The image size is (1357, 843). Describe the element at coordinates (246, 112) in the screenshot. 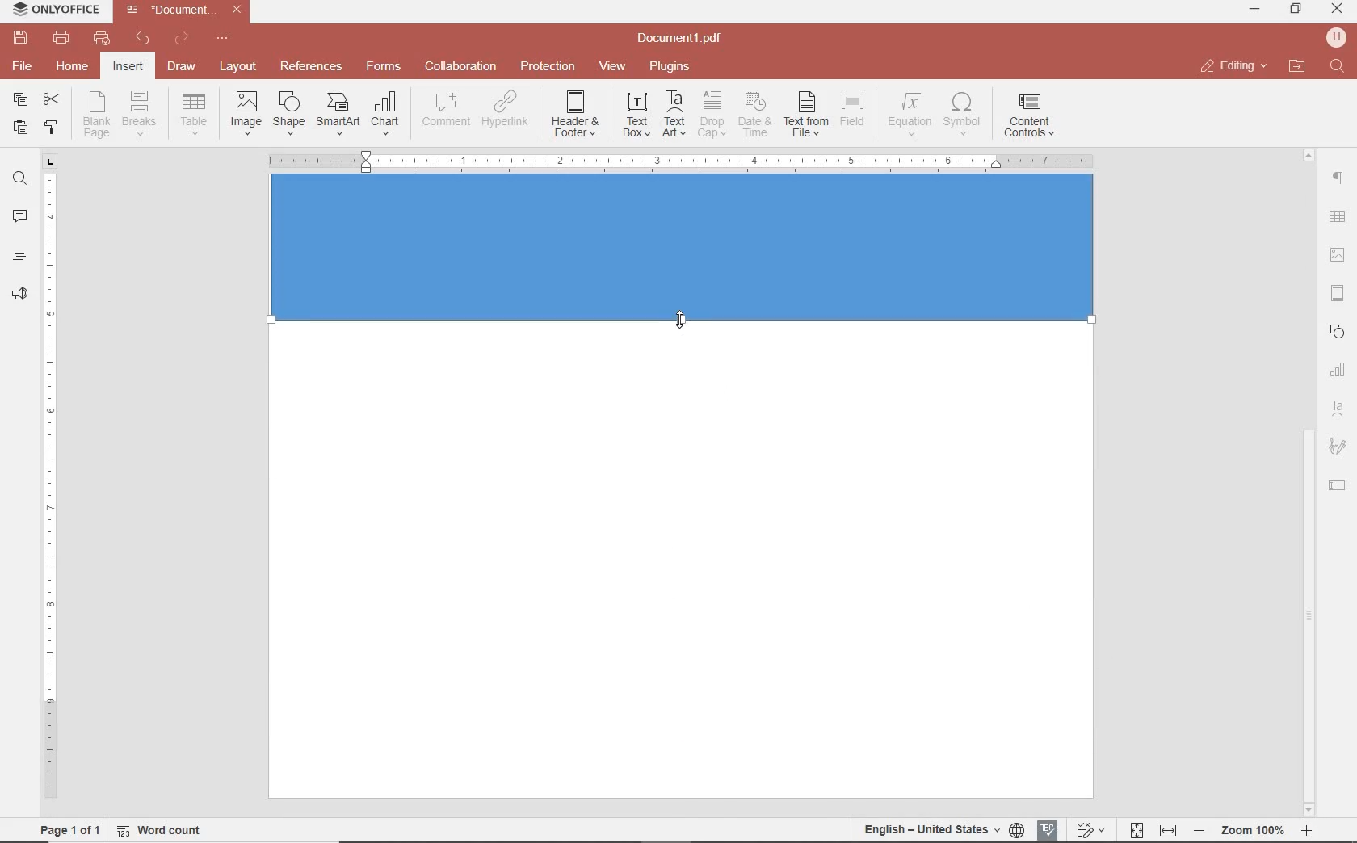

I see `INSERT IMAGES` at that location.